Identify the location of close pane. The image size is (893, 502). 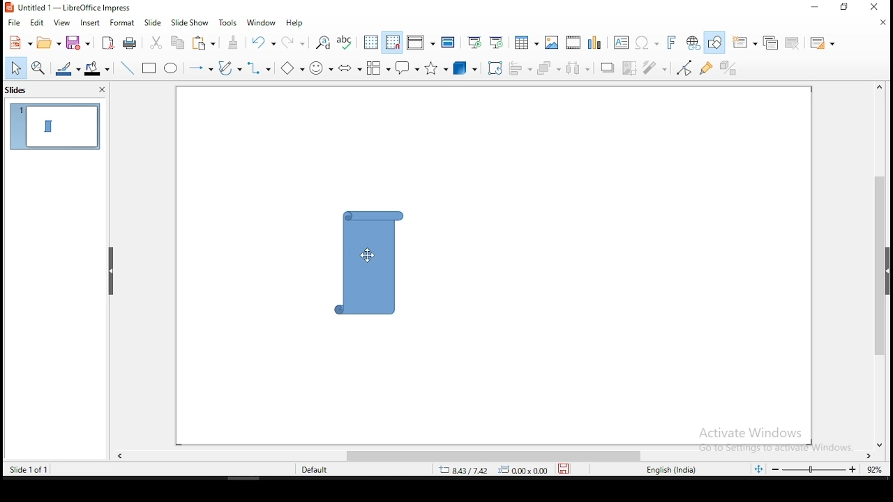
(101, 91).